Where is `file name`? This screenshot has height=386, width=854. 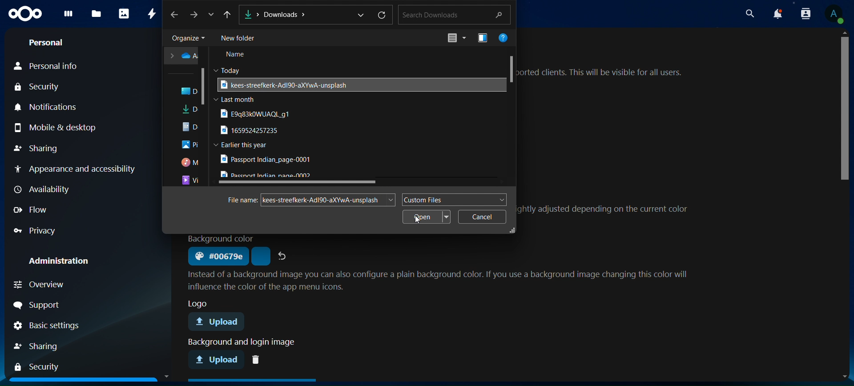 file name is located at coordinates (321, 199).